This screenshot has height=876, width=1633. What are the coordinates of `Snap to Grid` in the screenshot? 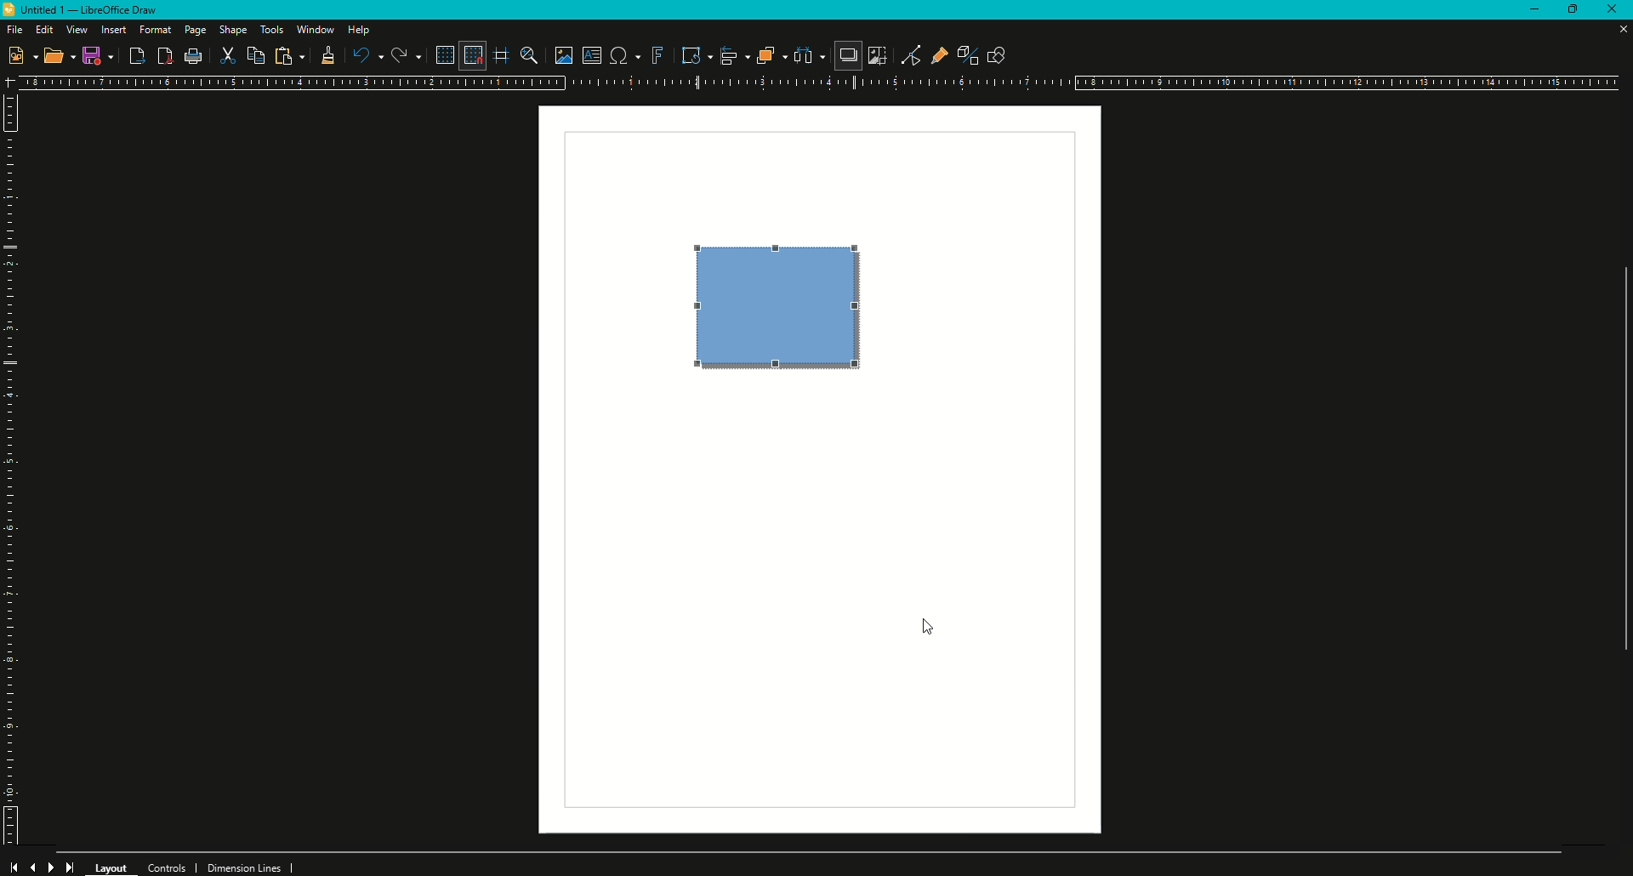 It's located at (471, 55).